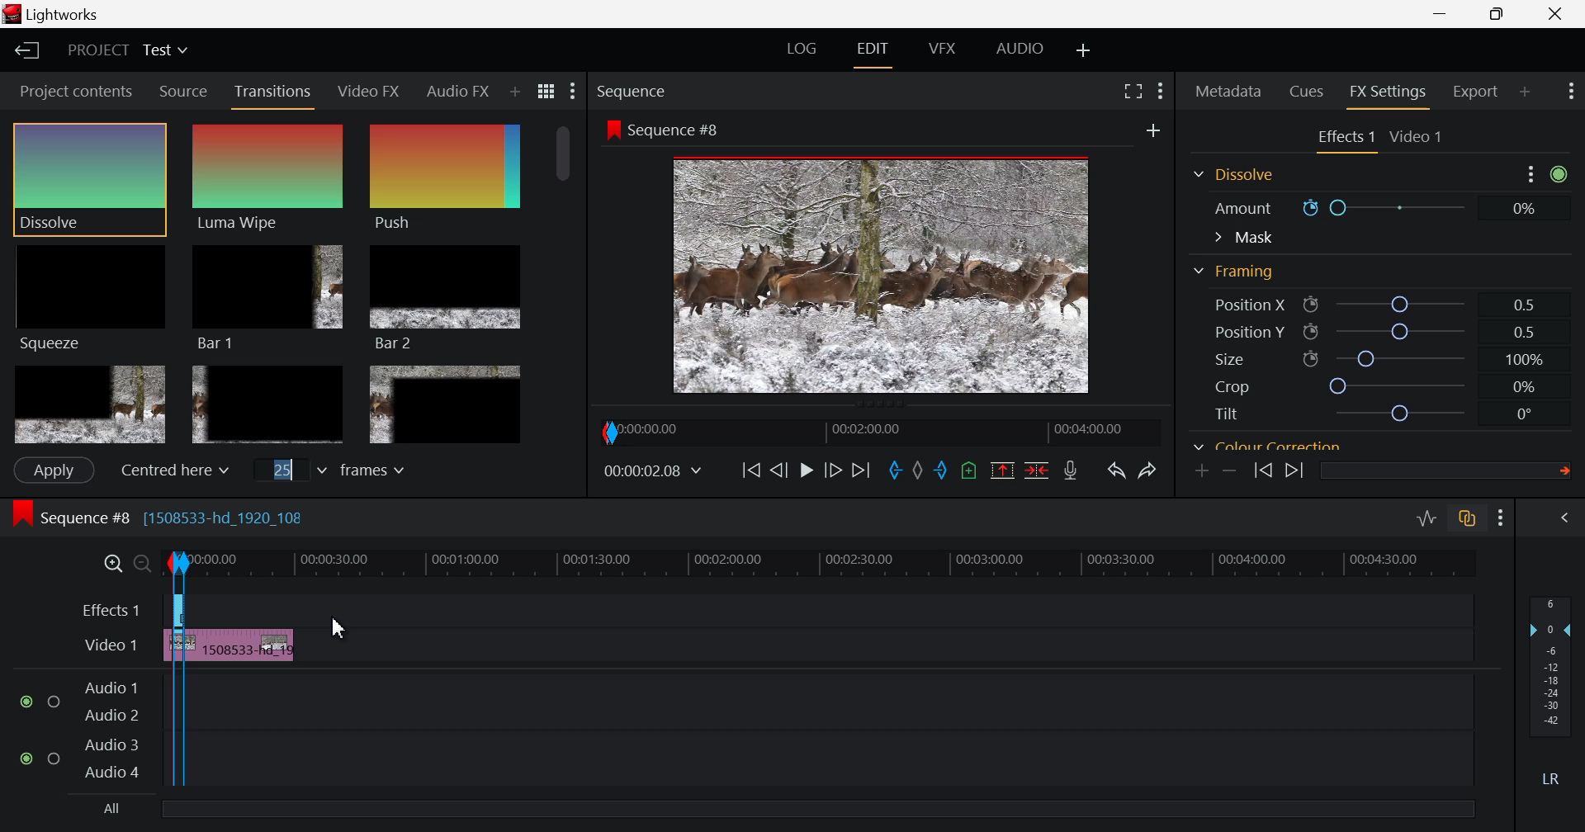 This screenshot has height=832, width=1585. Describe the element at coordinates (196, 744) in the screenshot. I see `Segment Out Mark` at that location.